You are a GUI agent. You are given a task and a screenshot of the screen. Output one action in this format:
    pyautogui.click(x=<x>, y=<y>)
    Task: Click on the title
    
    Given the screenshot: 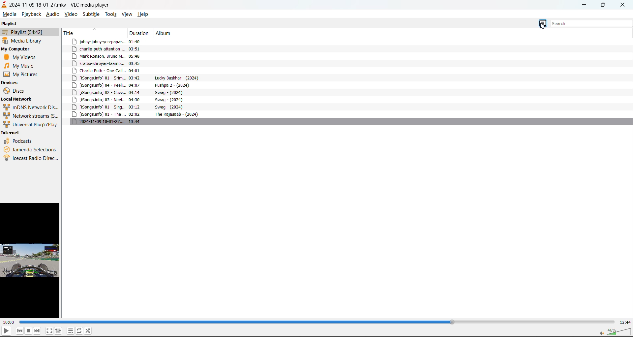 What is the action you would take?
    pyautogui.click(x=73, y=33)
    